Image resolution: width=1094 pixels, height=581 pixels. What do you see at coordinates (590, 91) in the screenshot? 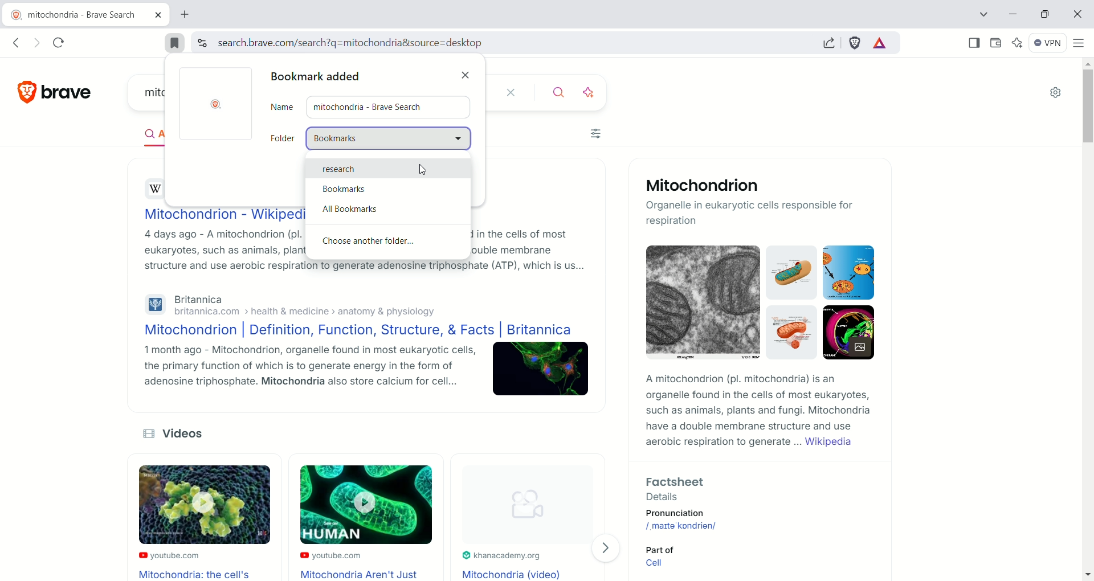
I see `ask AI` at bounding box center [590, 91].